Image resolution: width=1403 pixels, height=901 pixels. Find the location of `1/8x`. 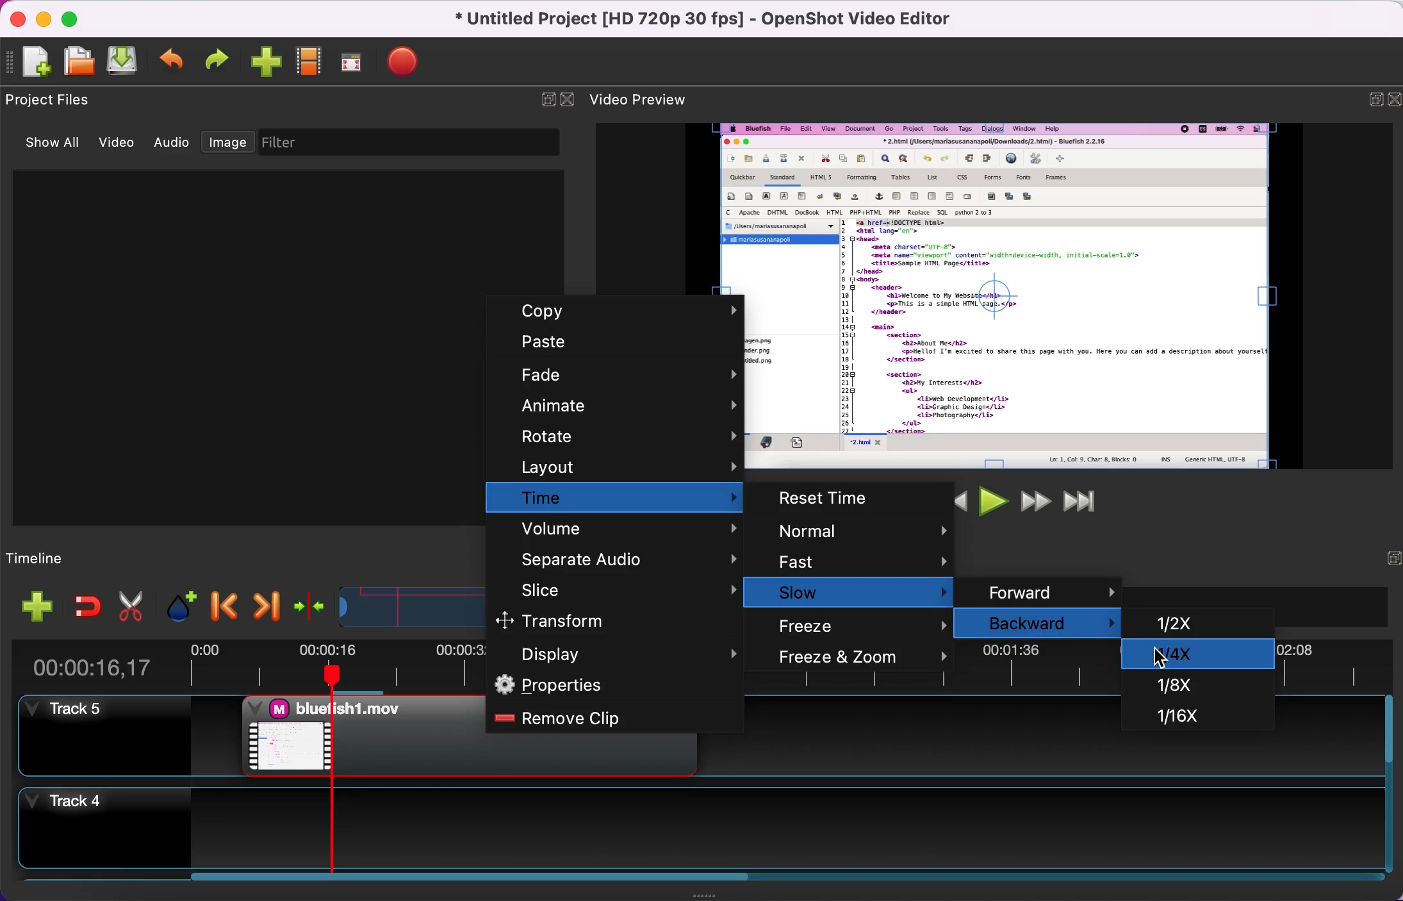

1/8x is located at coordinates (1162, 689).